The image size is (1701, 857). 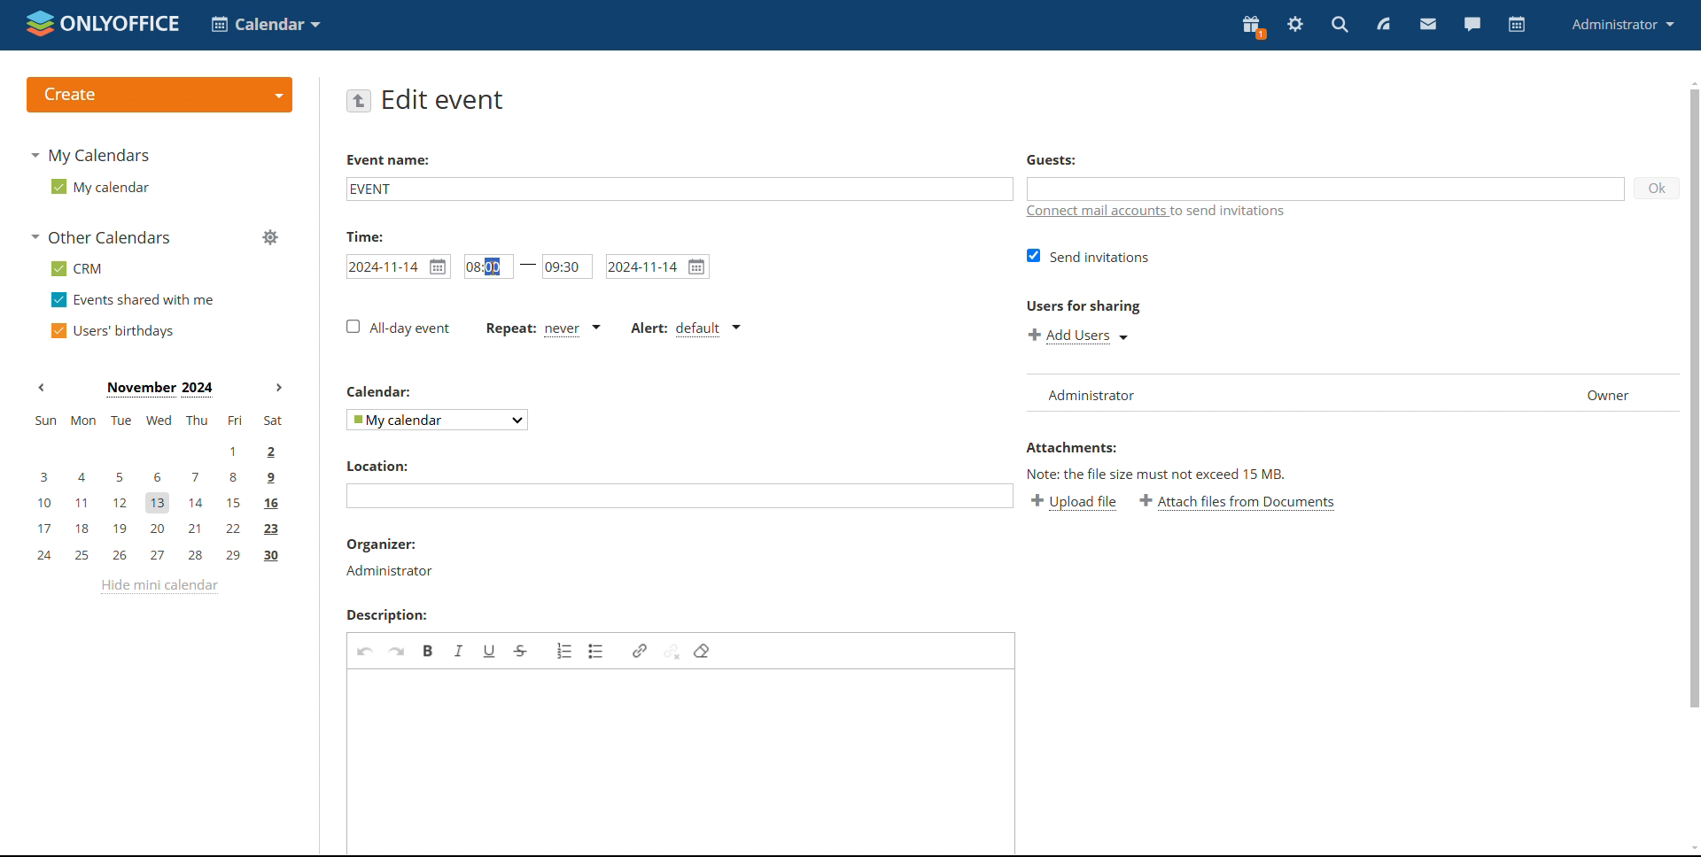 I want to click on location, so click(x=376, y=465).